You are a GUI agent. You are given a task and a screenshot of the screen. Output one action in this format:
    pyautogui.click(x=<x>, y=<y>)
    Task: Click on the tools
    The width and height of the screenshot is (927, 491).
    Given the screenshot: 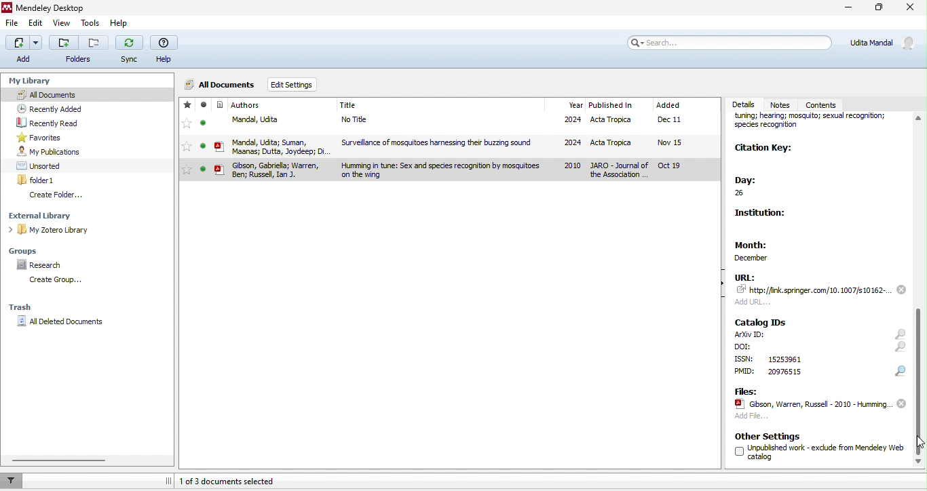 What is the action you would take?
    pyautogui.click(x=91, y=24)
    